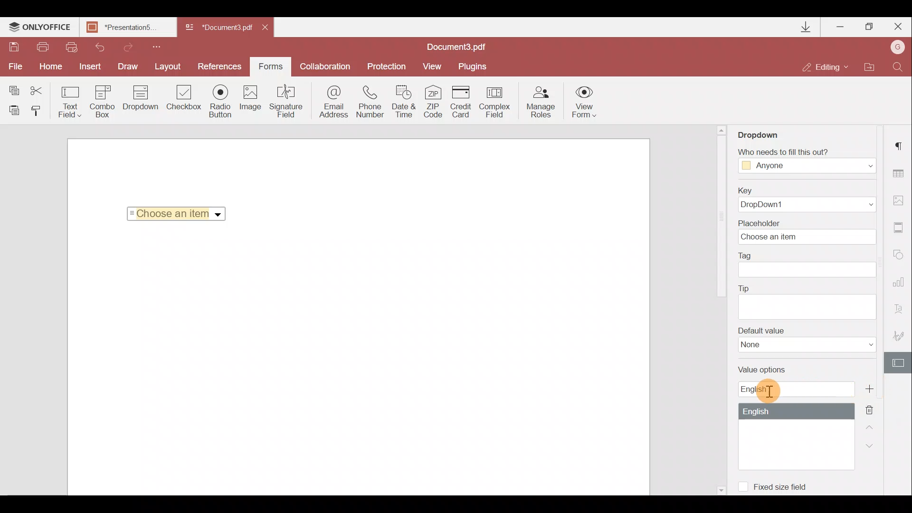  Describe the element at coordinates (901, 198) in the screenshot. I see `Image settings` at that location.